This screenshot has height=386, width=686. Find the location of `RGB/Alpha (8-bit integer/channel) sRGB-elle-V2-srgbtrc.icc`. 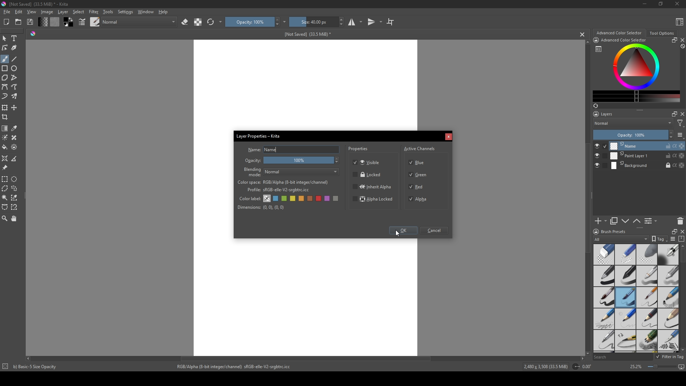

RGB/Alpha (8-bit integer/channel) sRGB-elle-V2-srgbtrc.icc is located at coordinates (237, 367).